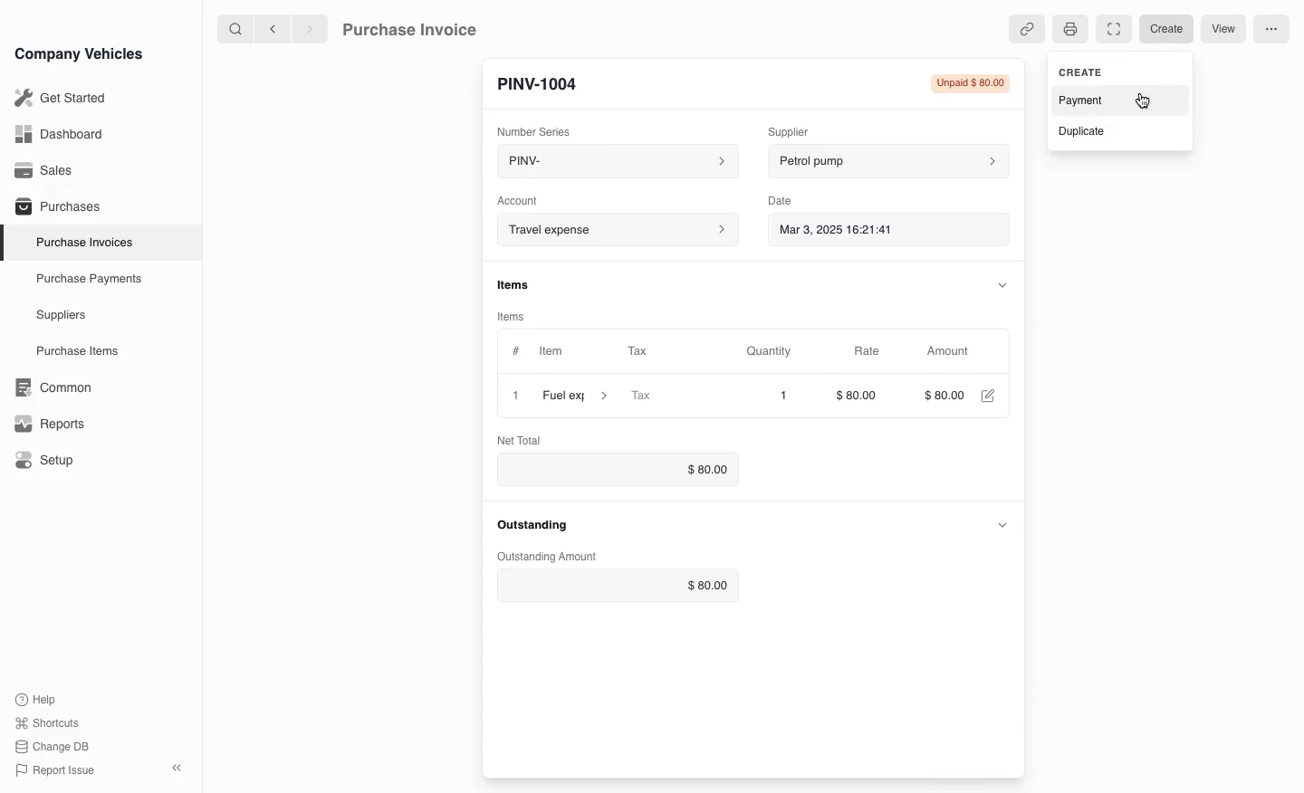 Image resolution: width=1304 pixels, height=793 pixels. What do you see at coordinates (536, 526) in the screenshot?
I see `Outstanding` at bounding box center [536, 526].